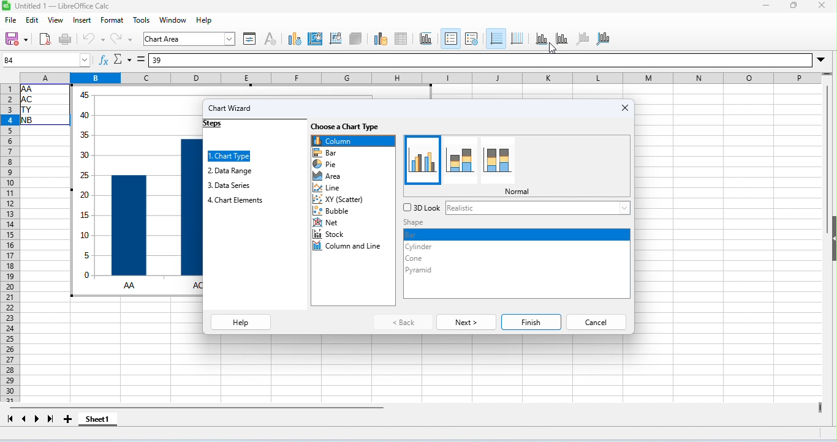 The width and height of the screenshot is (837, 442). What do you see at coordinates (828, 77) in the screenshot?
I see `drag to view rows` at bounding box center [828, 77].